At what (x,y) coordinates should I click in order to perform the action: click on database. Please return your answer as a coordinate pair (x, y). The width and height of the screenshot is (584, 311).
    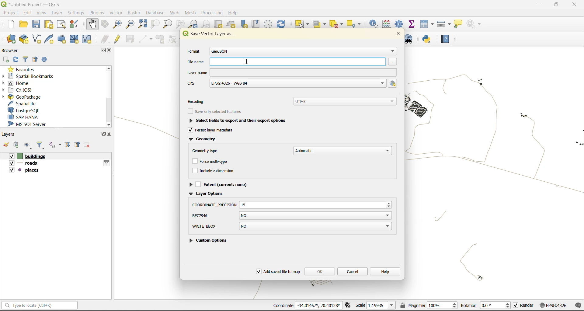
    Looking at the image, I should click on (156, 12).